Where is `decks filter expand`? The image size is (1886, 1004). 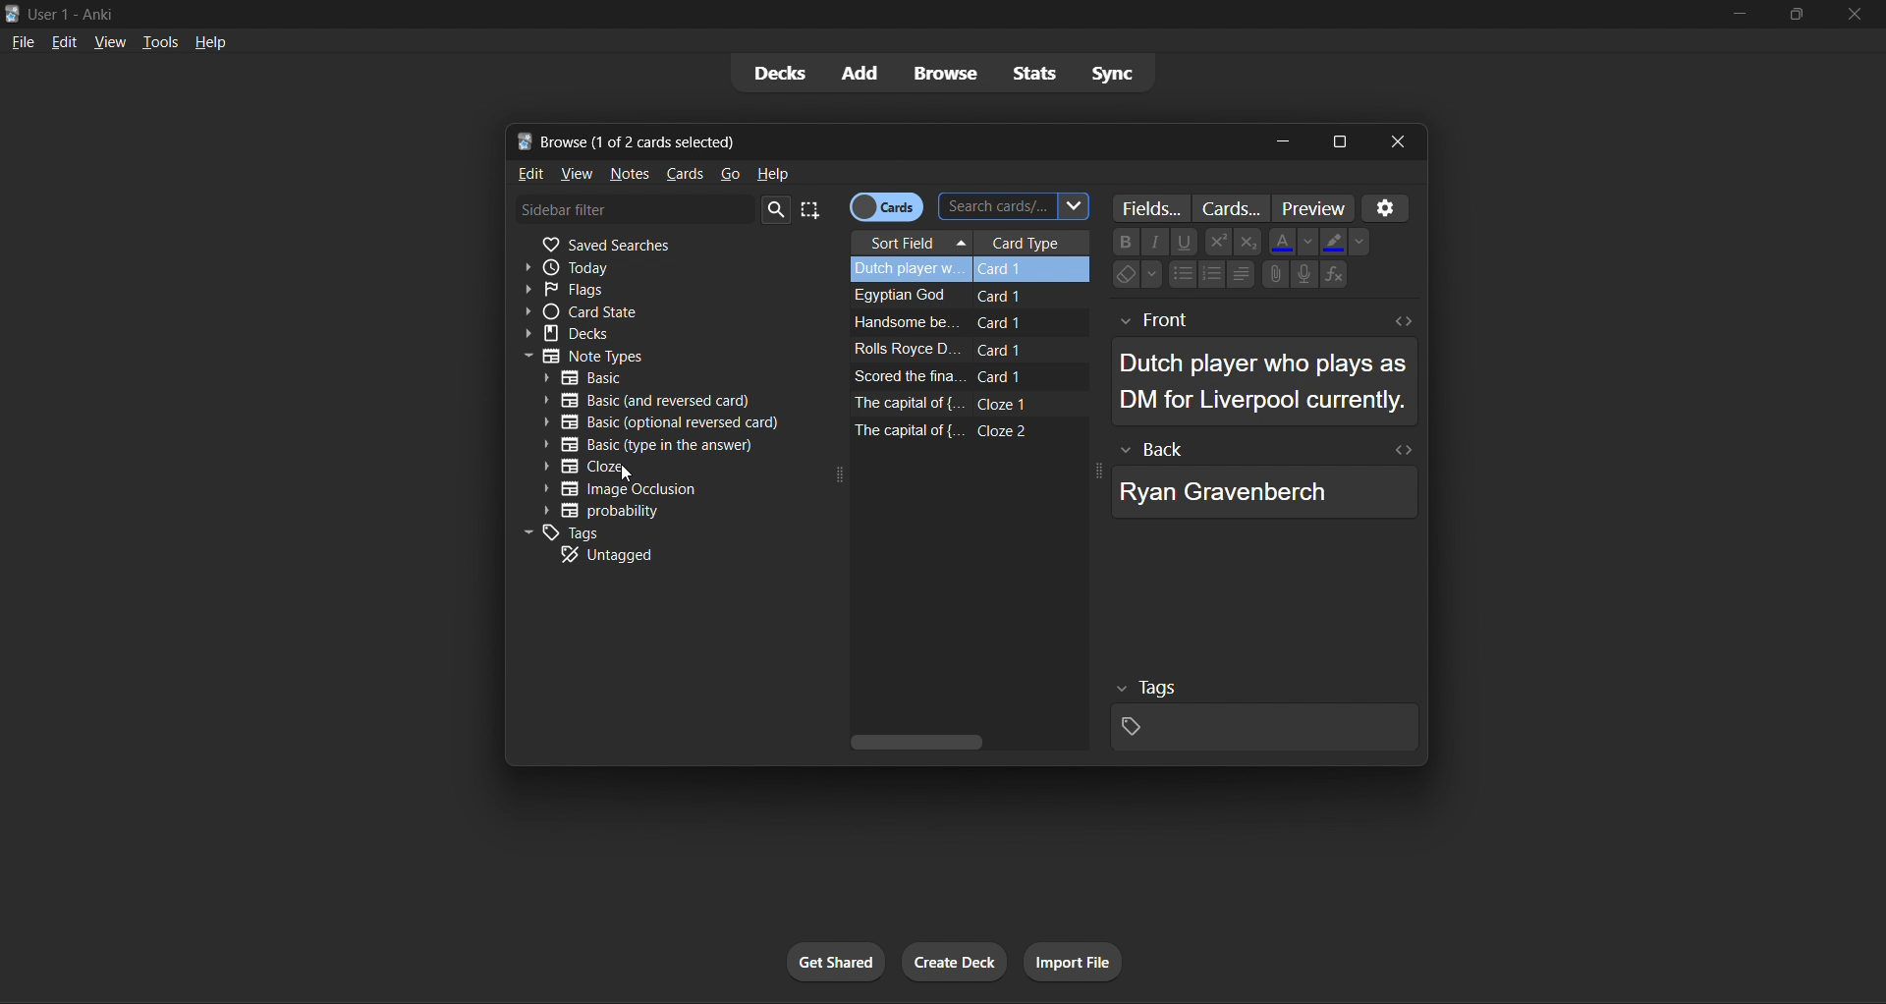
decks filter expand is located at coordinates (666, 334).